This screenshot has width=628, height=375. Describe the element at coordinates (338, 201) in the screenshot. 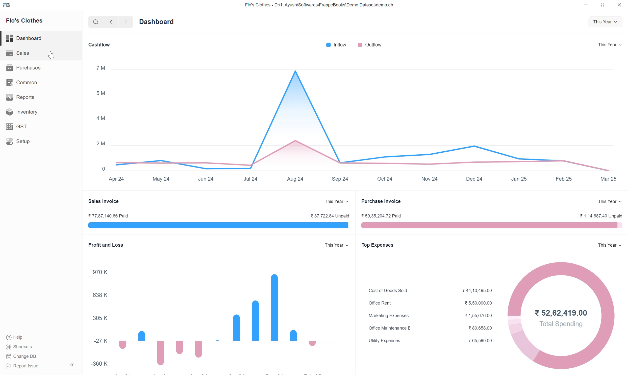

I see `This Year ` at that location.